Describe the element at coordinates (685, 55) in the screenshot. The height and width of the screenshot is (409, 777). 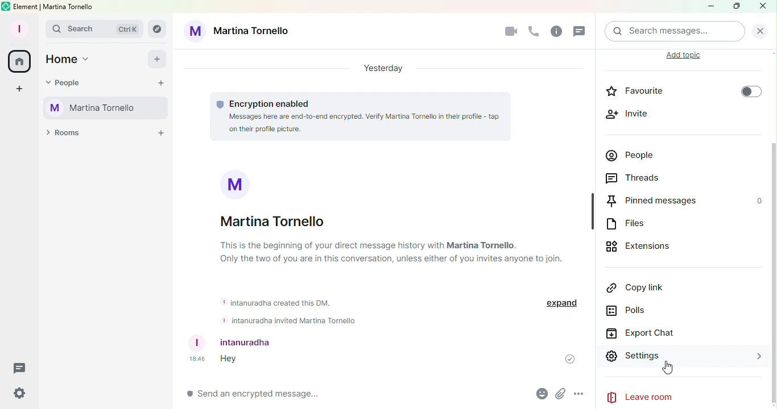
I see `Add Topic` at that location.